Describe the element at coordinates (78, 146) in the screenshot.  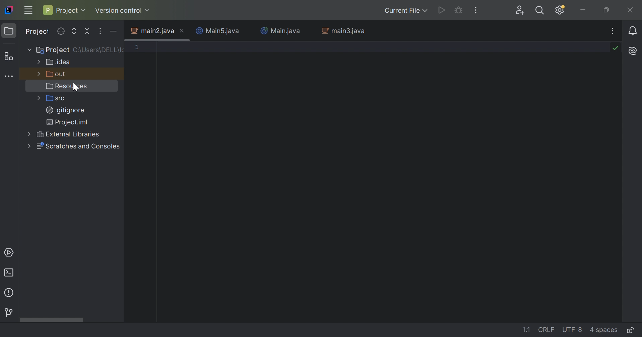
I see `Scratches and consoles` at that location.